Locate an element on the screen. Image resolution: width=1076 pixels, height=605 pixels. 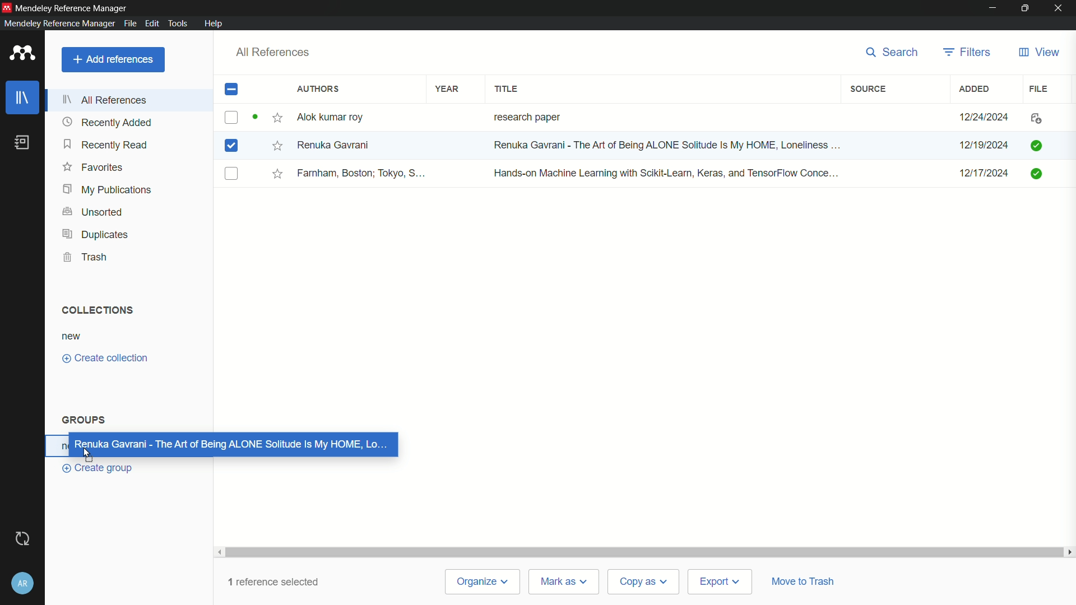
Star is located at coordinates (278, 174).